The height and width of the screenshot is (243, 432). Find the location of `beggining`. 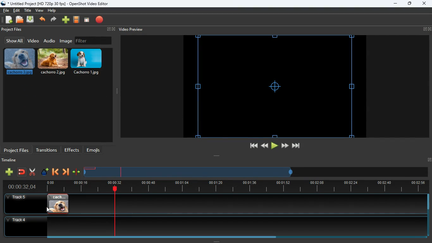

beggining is located at coordinates (251, 146).